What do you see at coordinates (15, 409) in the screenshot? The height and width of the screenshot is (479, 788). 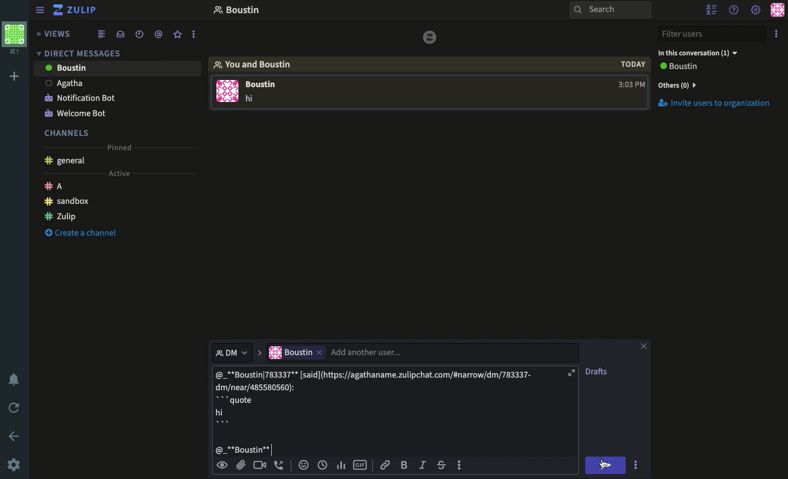 I see `Refresh` at bounding box center [15, 409].